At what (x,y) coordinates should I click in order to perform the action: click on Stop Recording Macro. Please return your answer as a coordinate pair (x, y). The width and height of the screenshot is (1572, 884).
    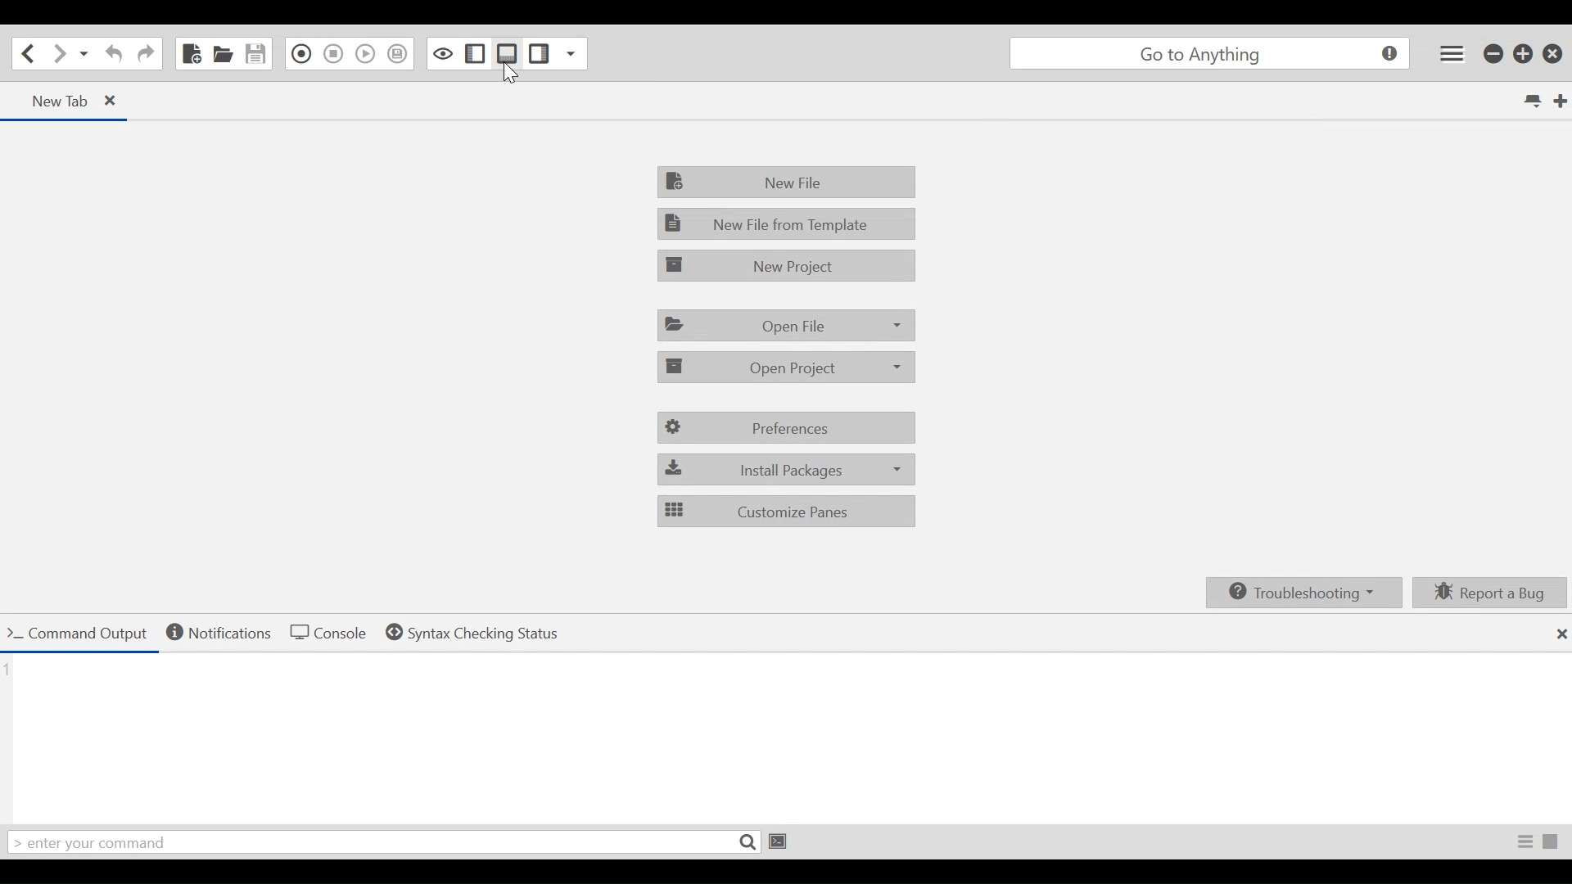
    Looking at the image, I should click on (333, 54).